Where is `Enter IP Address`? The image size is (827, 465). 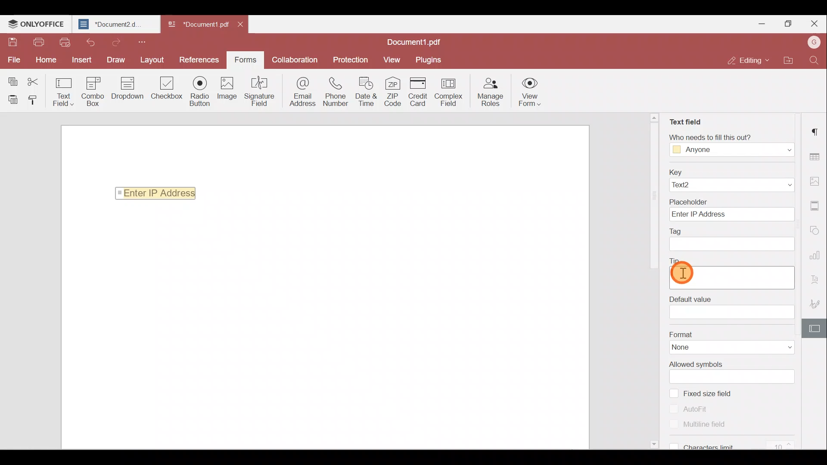
Enter IP Address is located at coordinates (153, 193).